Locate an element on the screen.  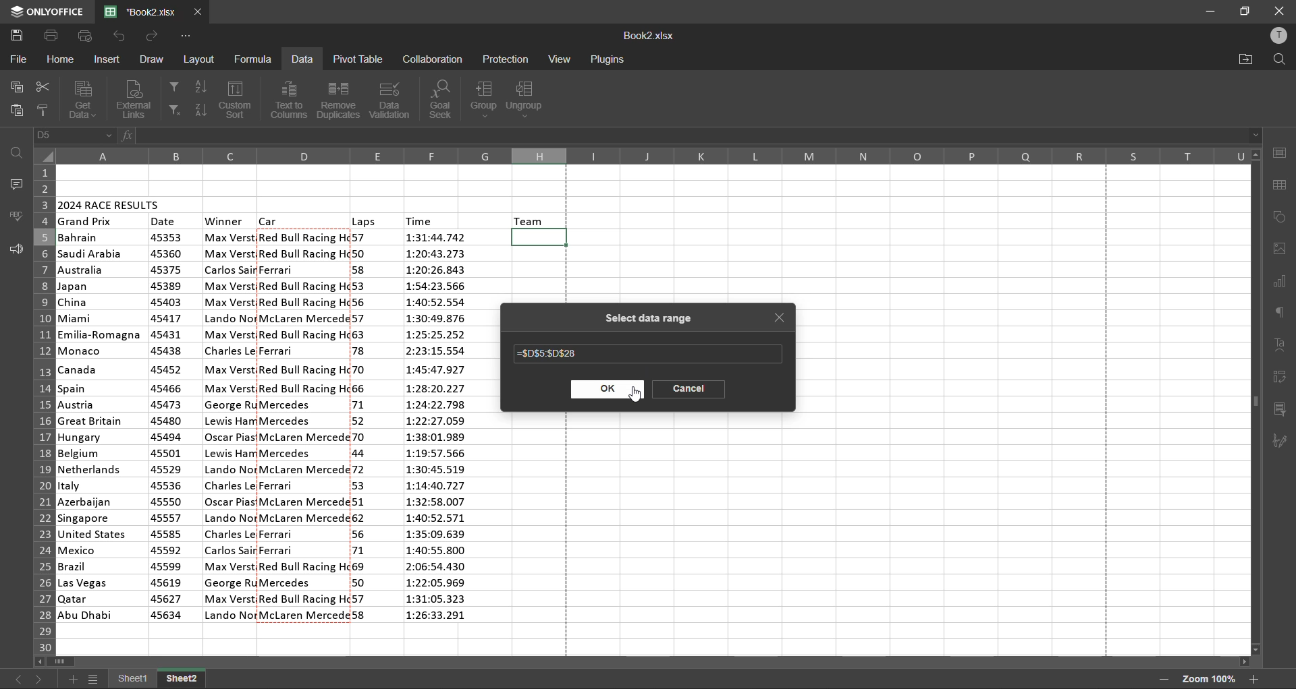
data validation is located at coordinates (391, 99).